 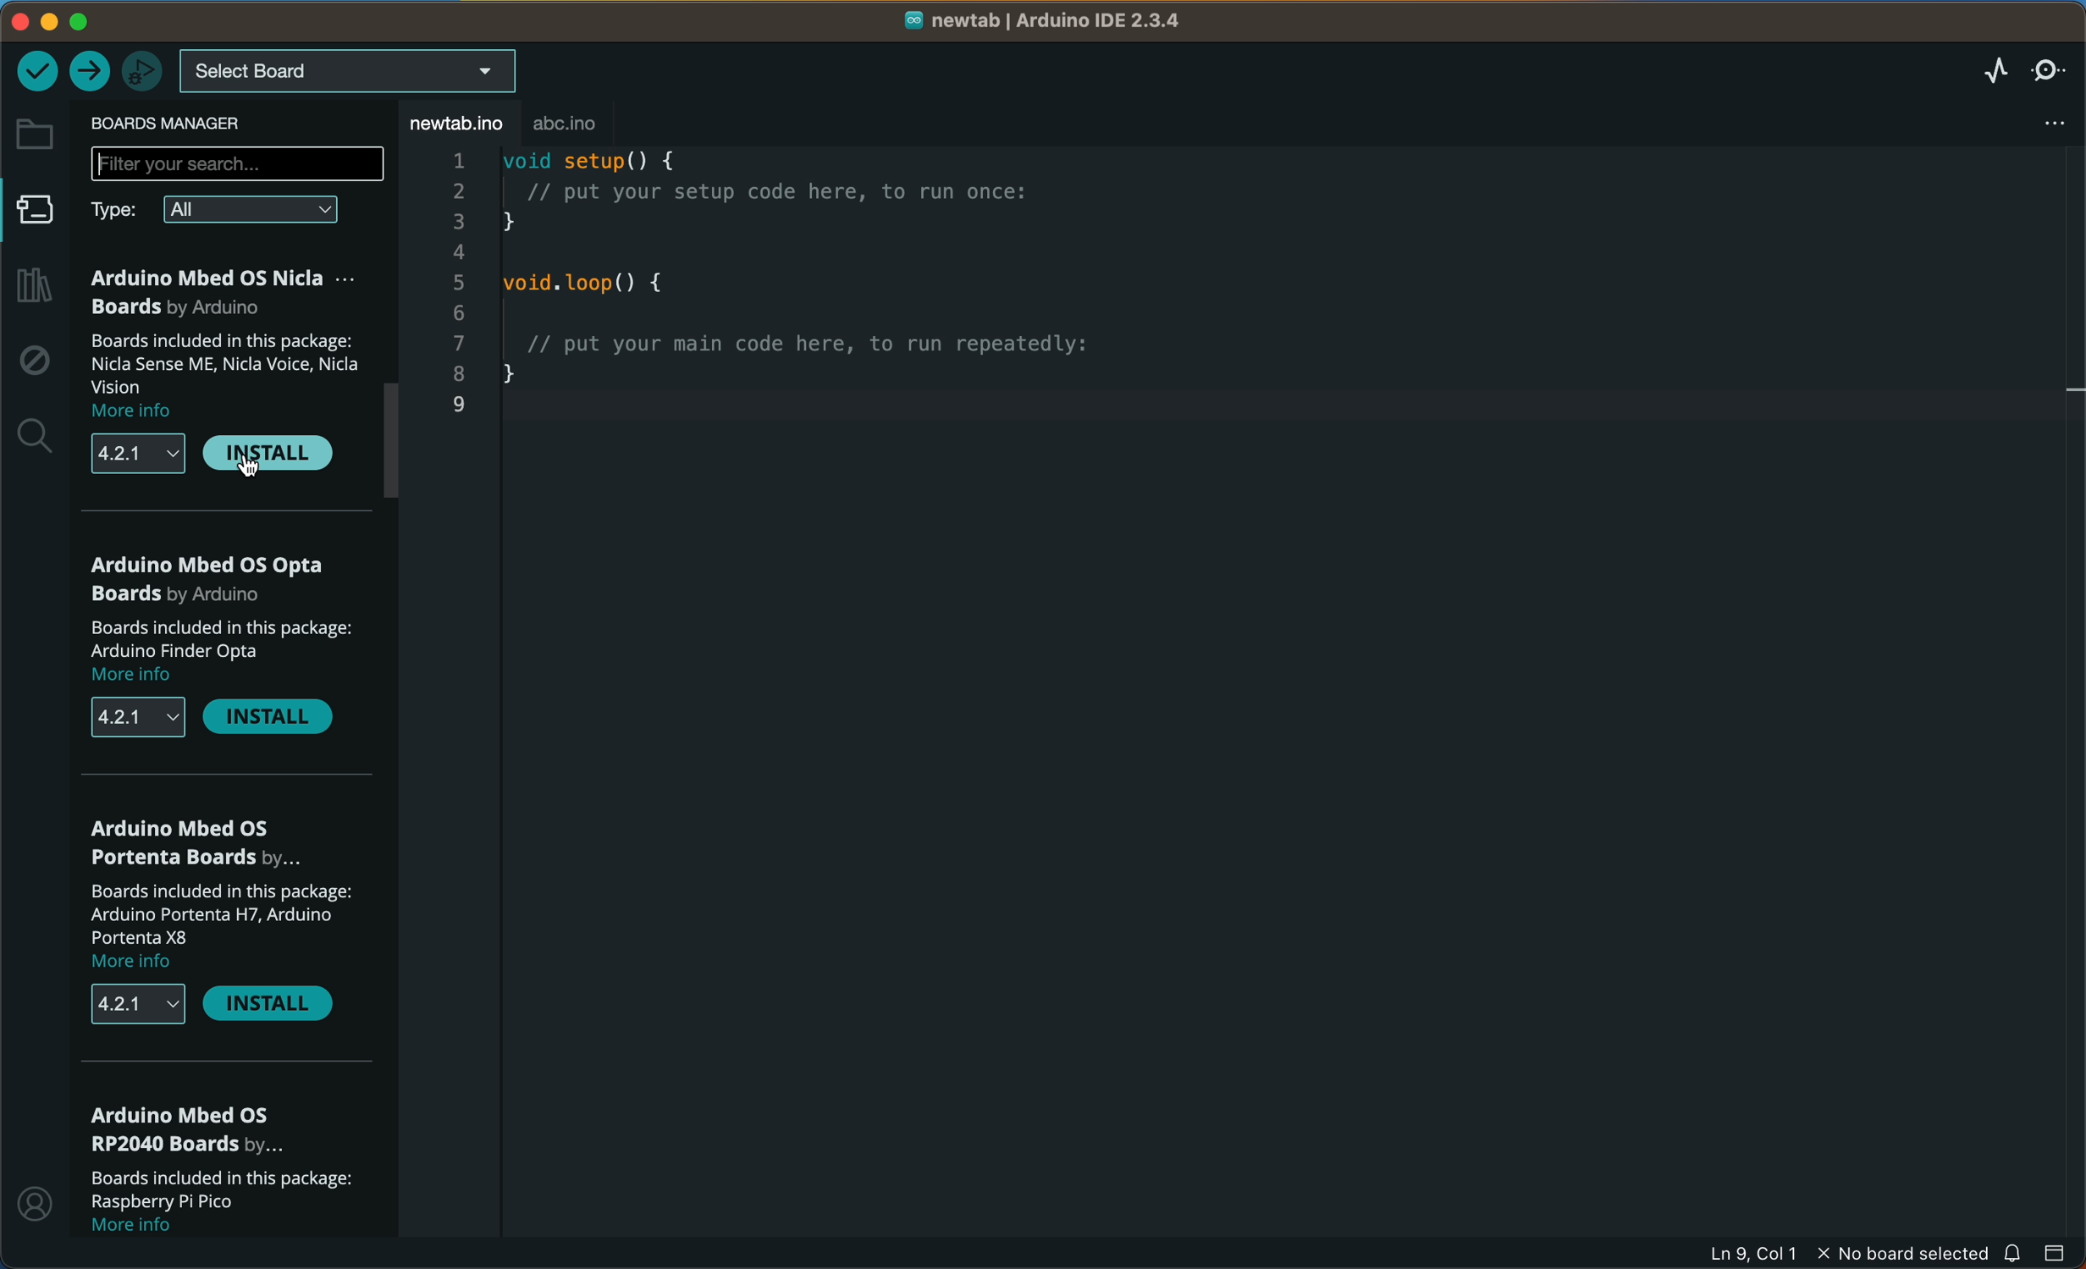 What do you see at coordinates (193, 840) in the screenshot?
I see `portenta boards` at bounding box center [193, 840].